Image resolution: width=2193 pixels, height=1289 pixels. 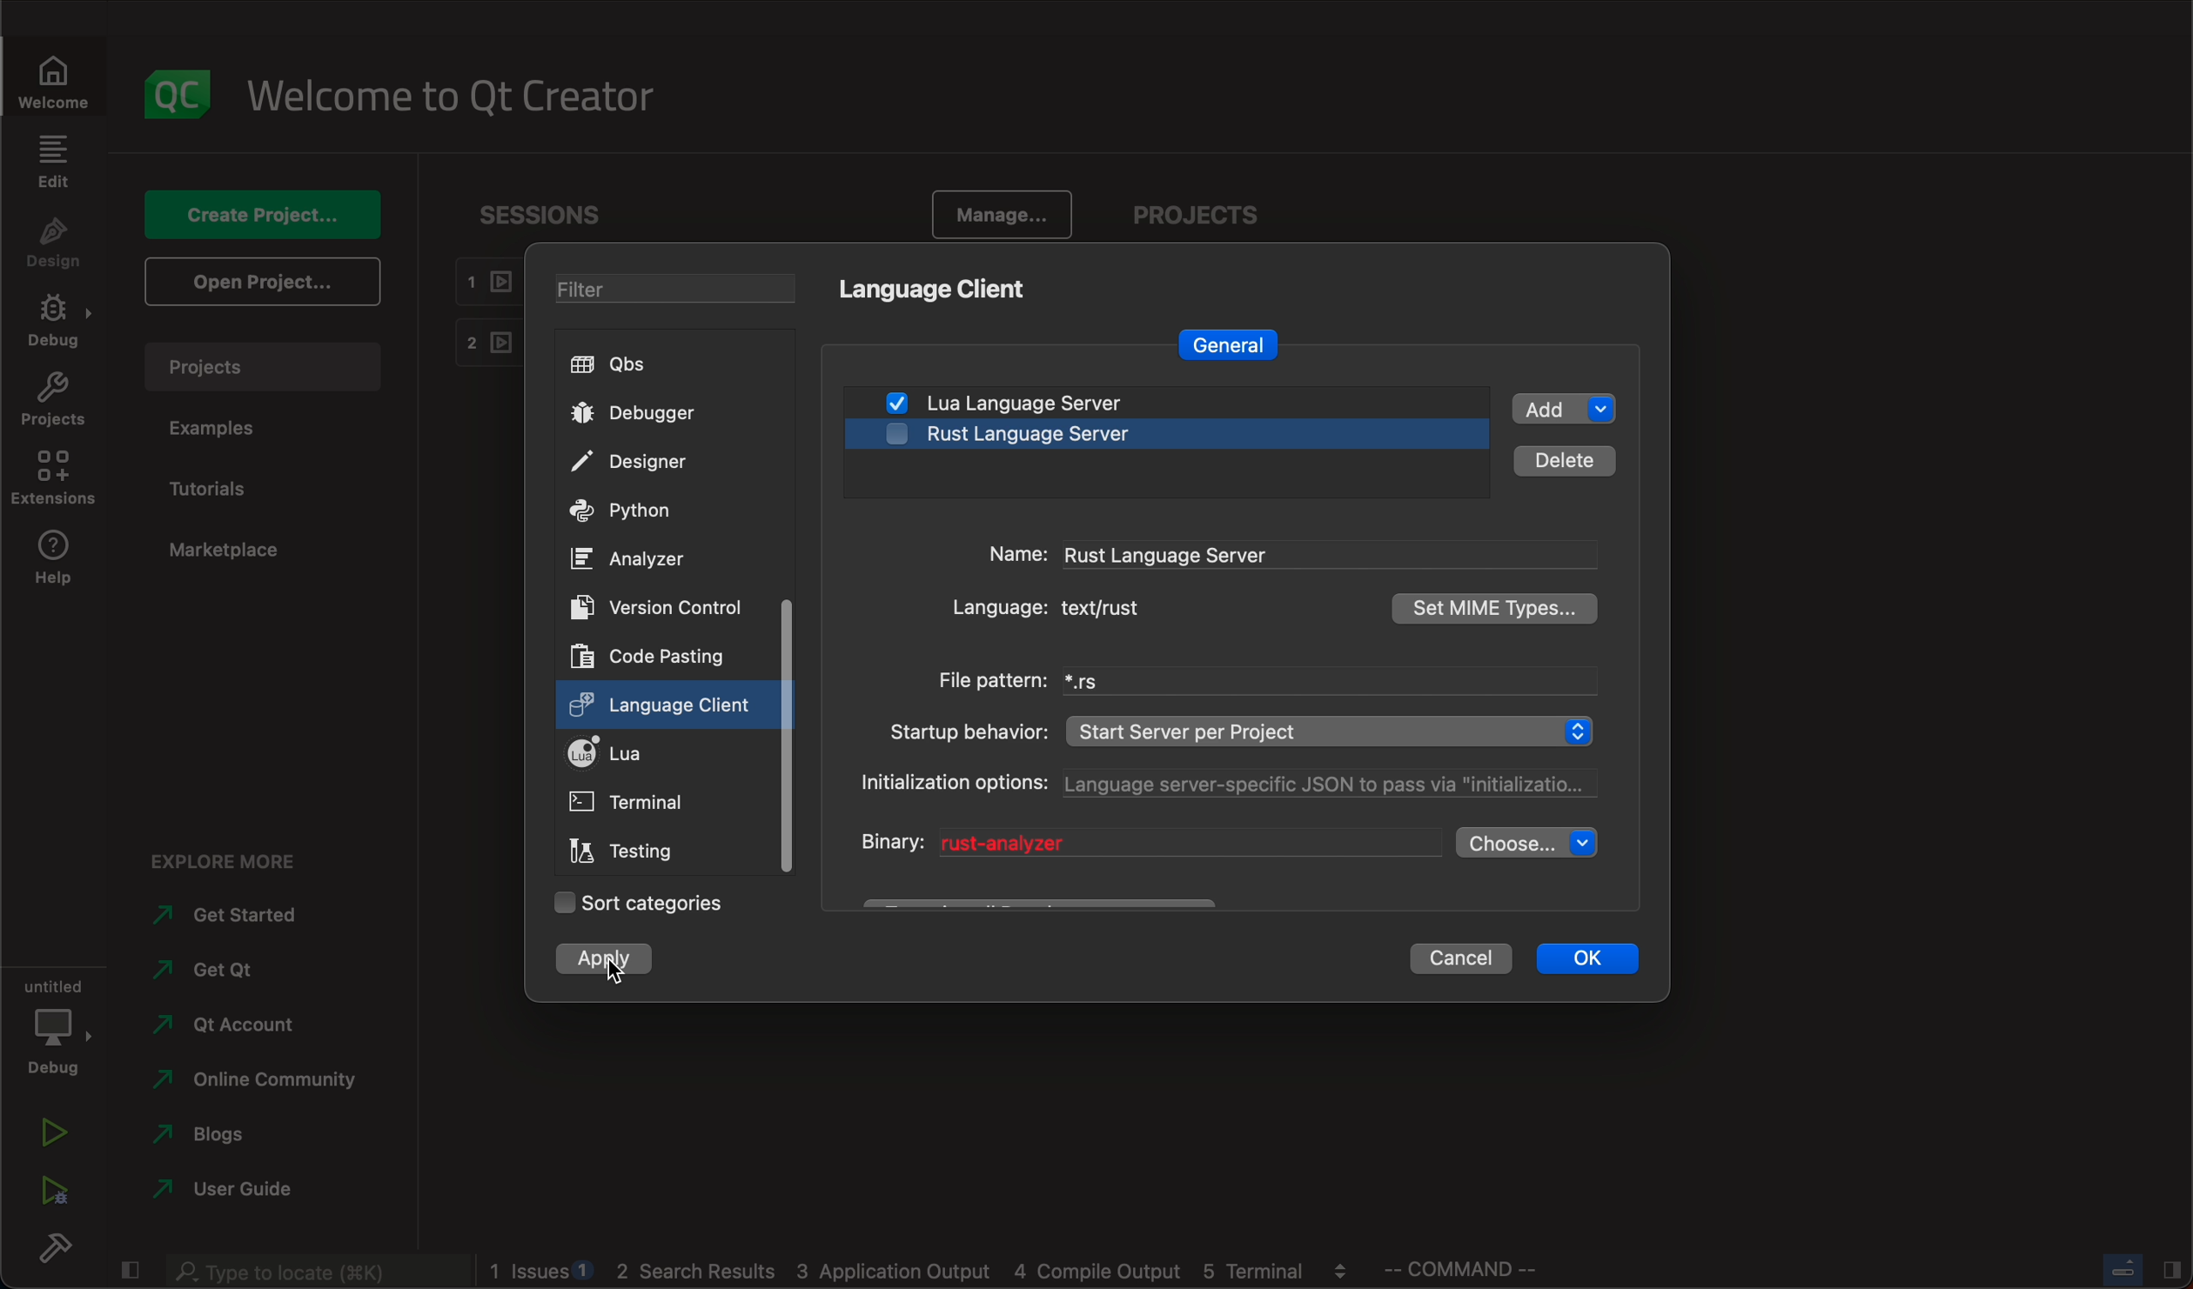 I want to click on clicked, so click(x=667, y=706).